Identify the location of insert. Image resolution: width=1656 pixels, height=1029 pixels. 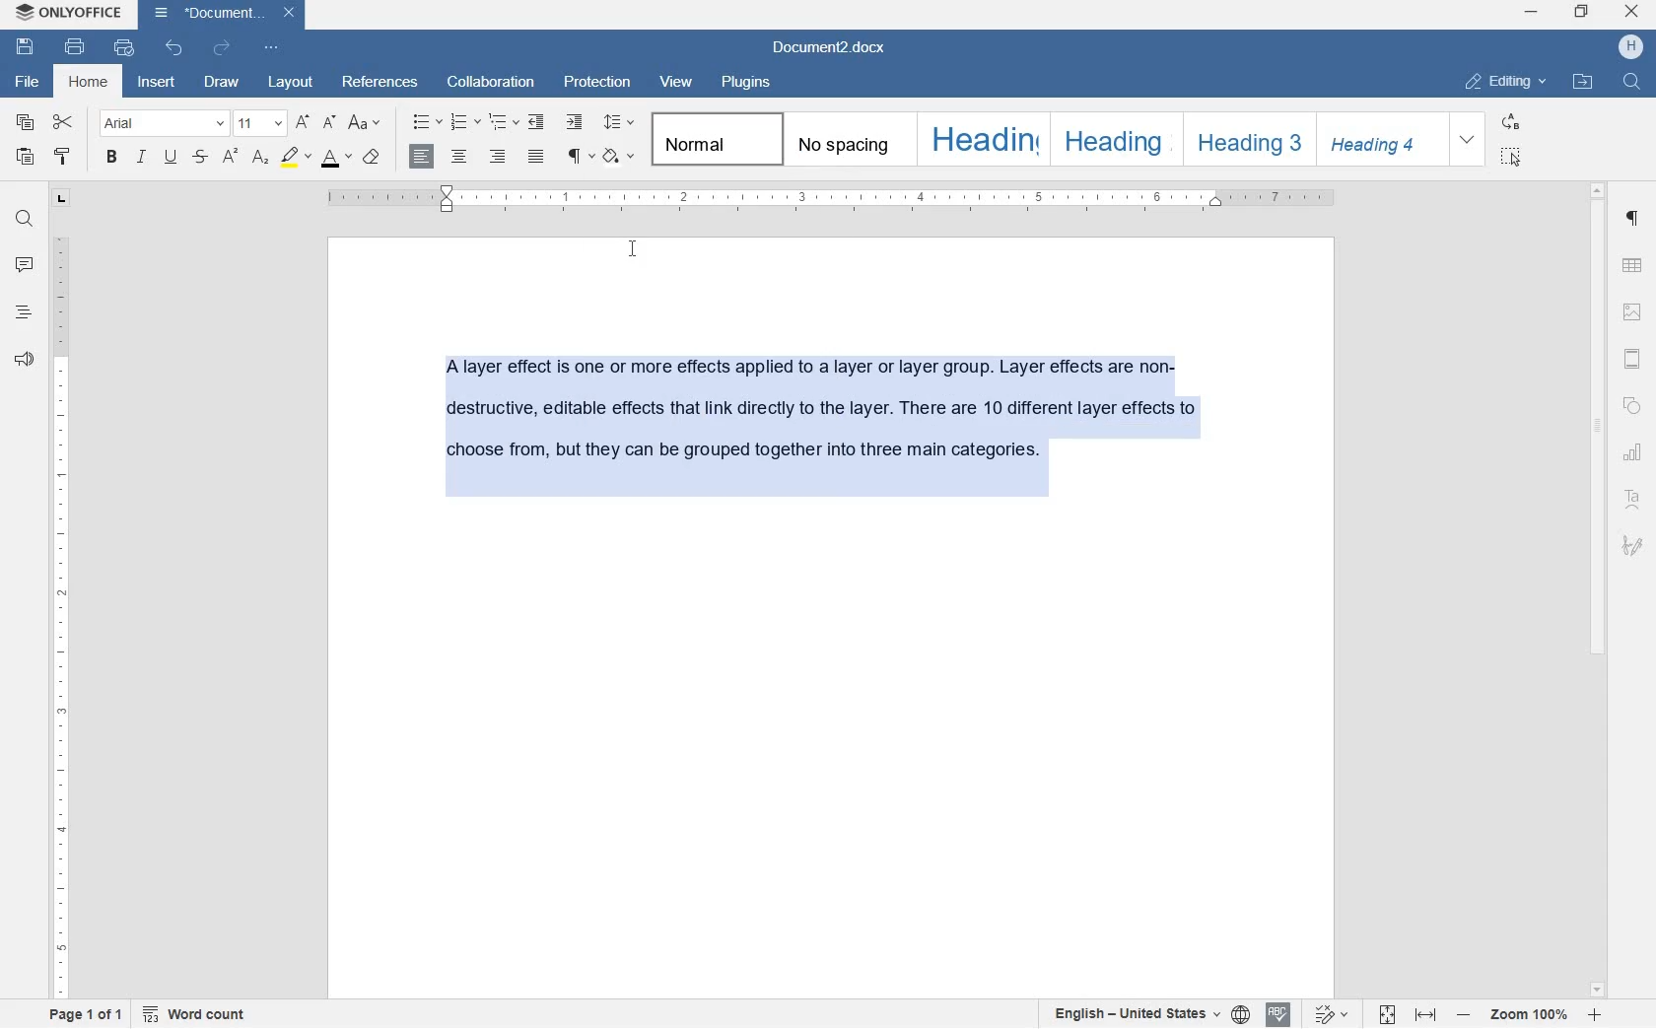
(158, 82).